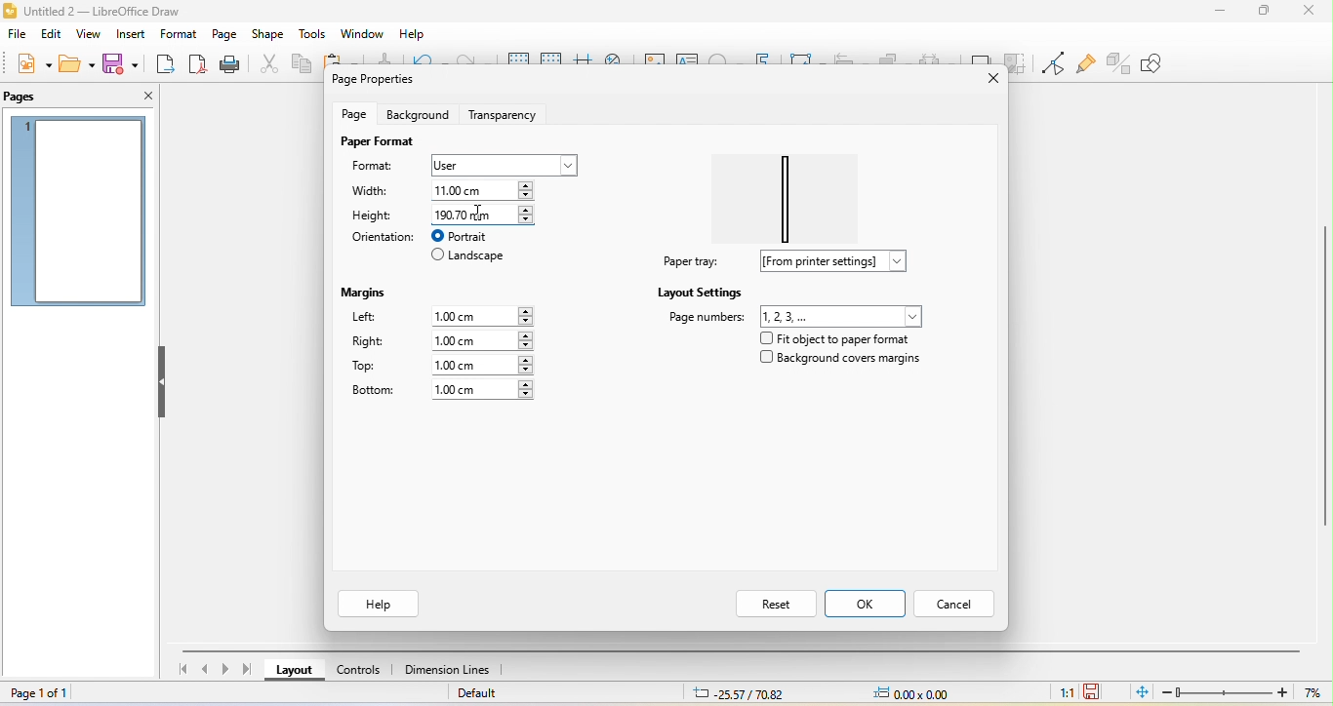 Image resolution: width=1333 pixels, height=706 pixels. What do you see at coordinates (163, 383) in the screenshot?
I see `hide` at bounding box center [163, 383].